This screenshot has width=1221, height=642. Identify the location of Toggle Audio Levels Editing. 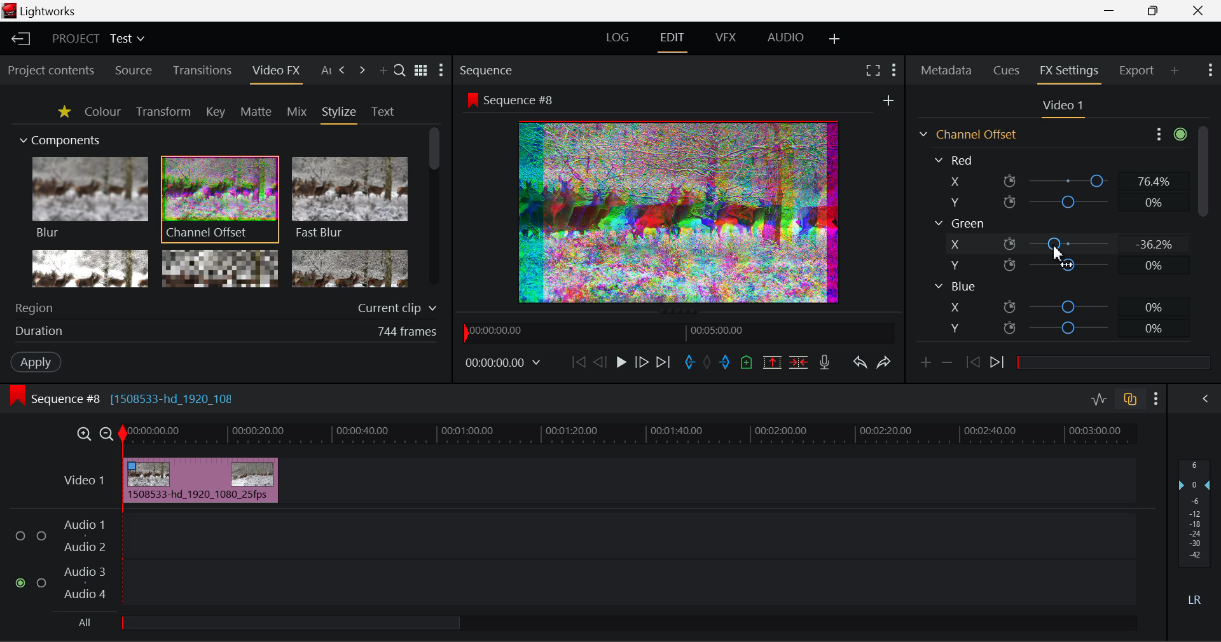
(1100, 400).